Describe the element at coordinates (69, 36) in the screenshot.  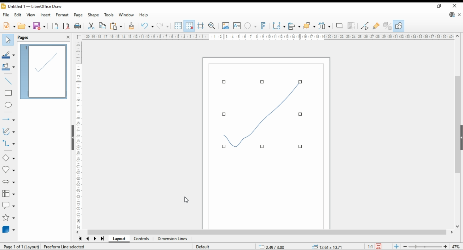
I see `close pane` at that location.